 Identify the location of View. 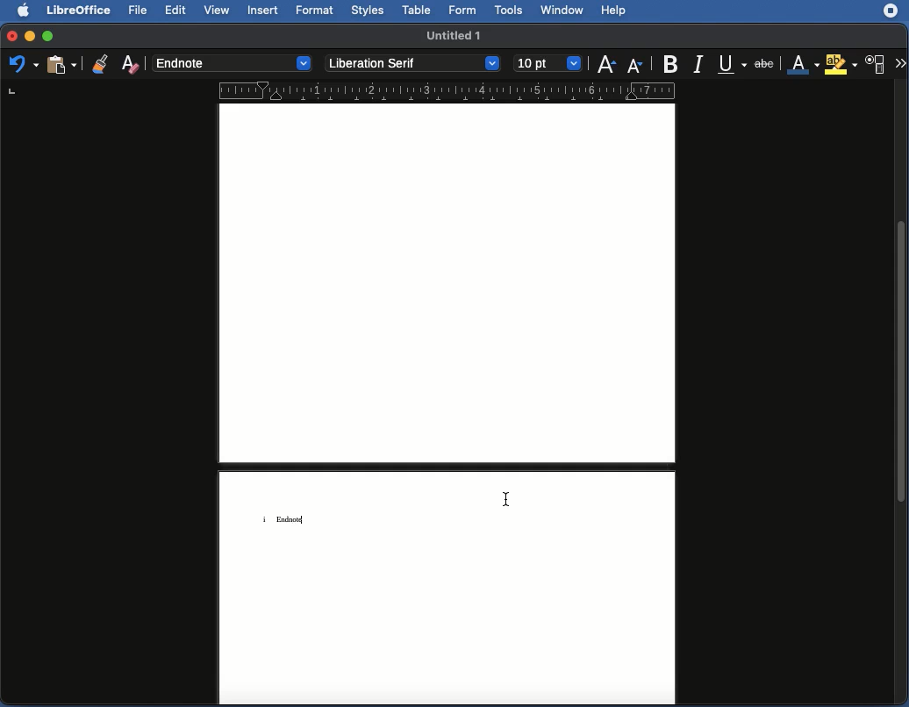
(217, 11).